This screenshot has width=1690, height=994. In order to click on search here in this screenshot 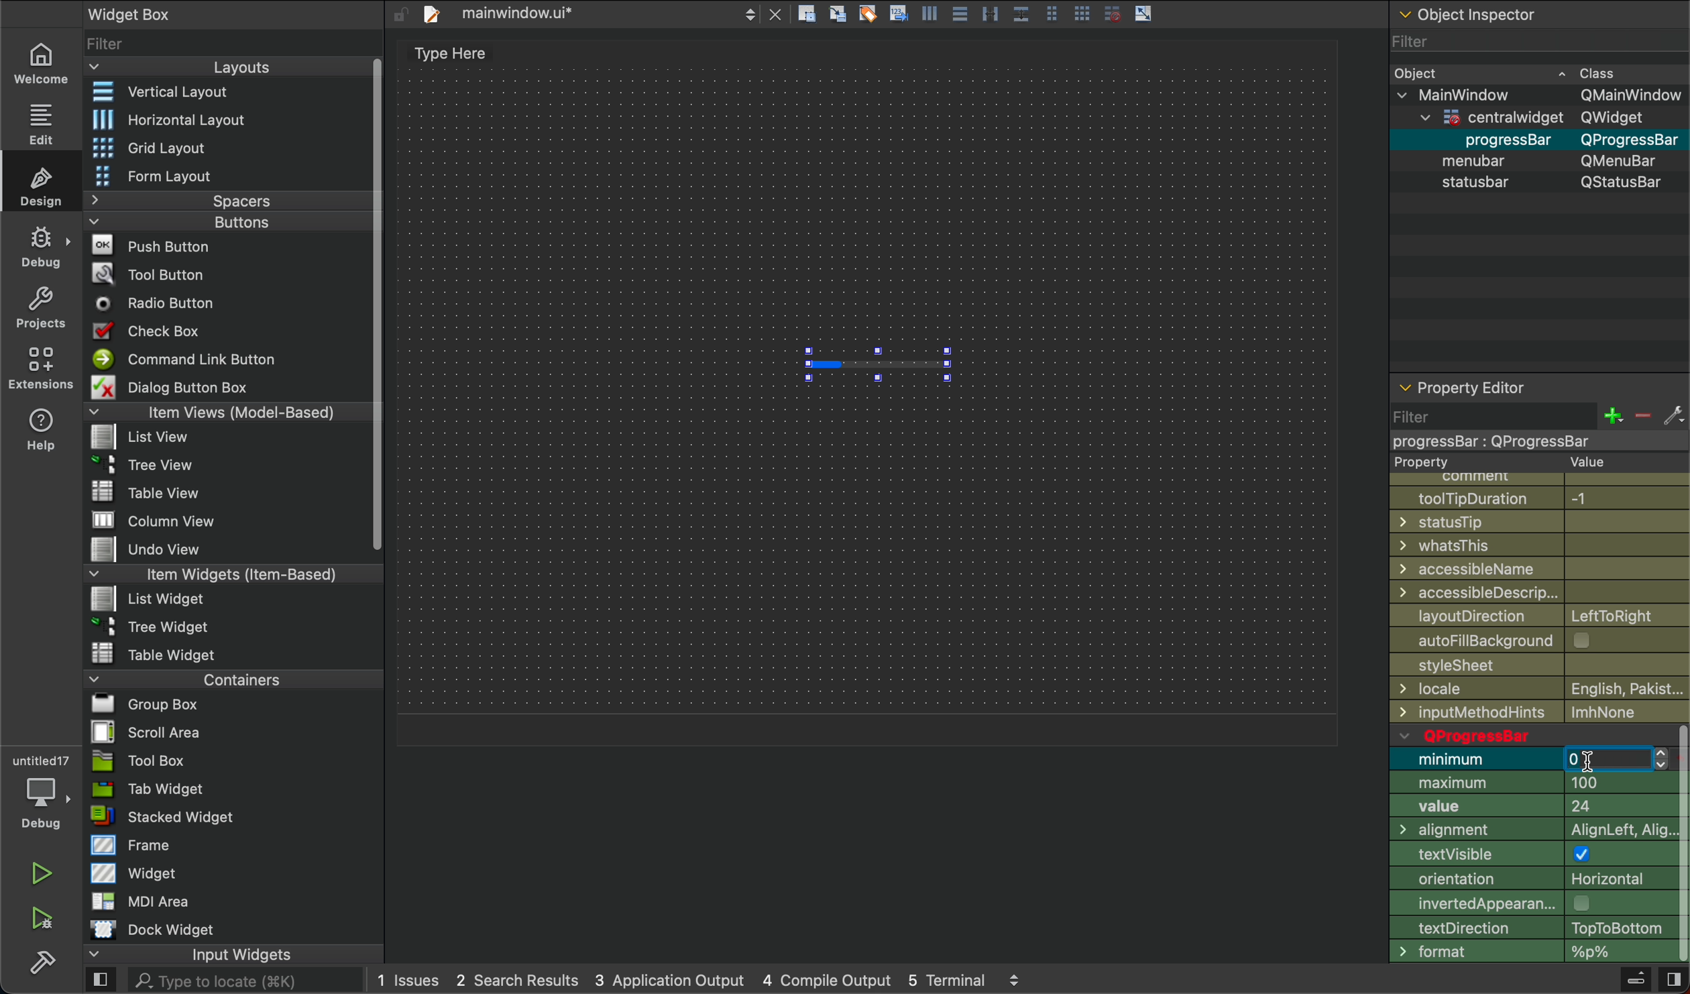, I will do `click(244, 981)`.